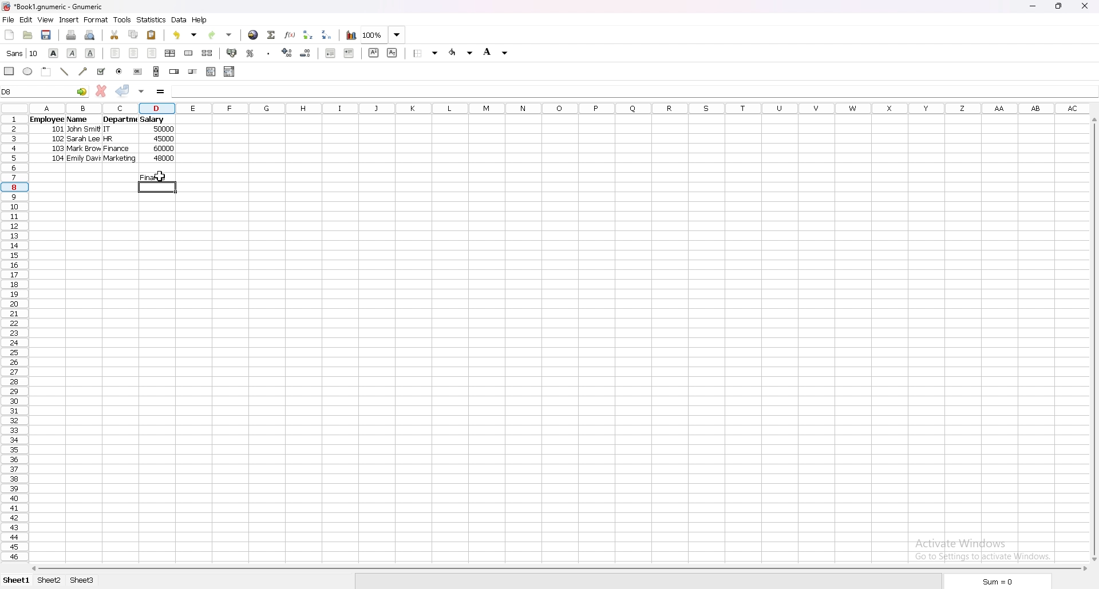  I want to click on IT, so click(112, 129).